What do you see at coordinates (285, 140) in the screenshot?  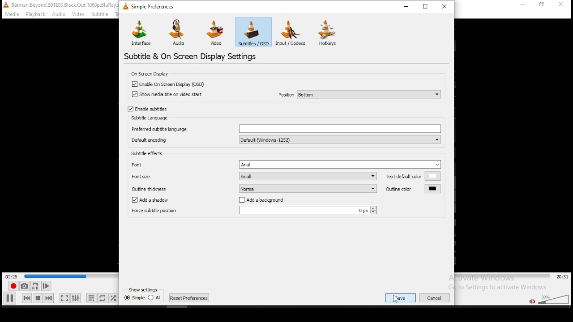 I see `default encoding` at bounding box center [285, 140].